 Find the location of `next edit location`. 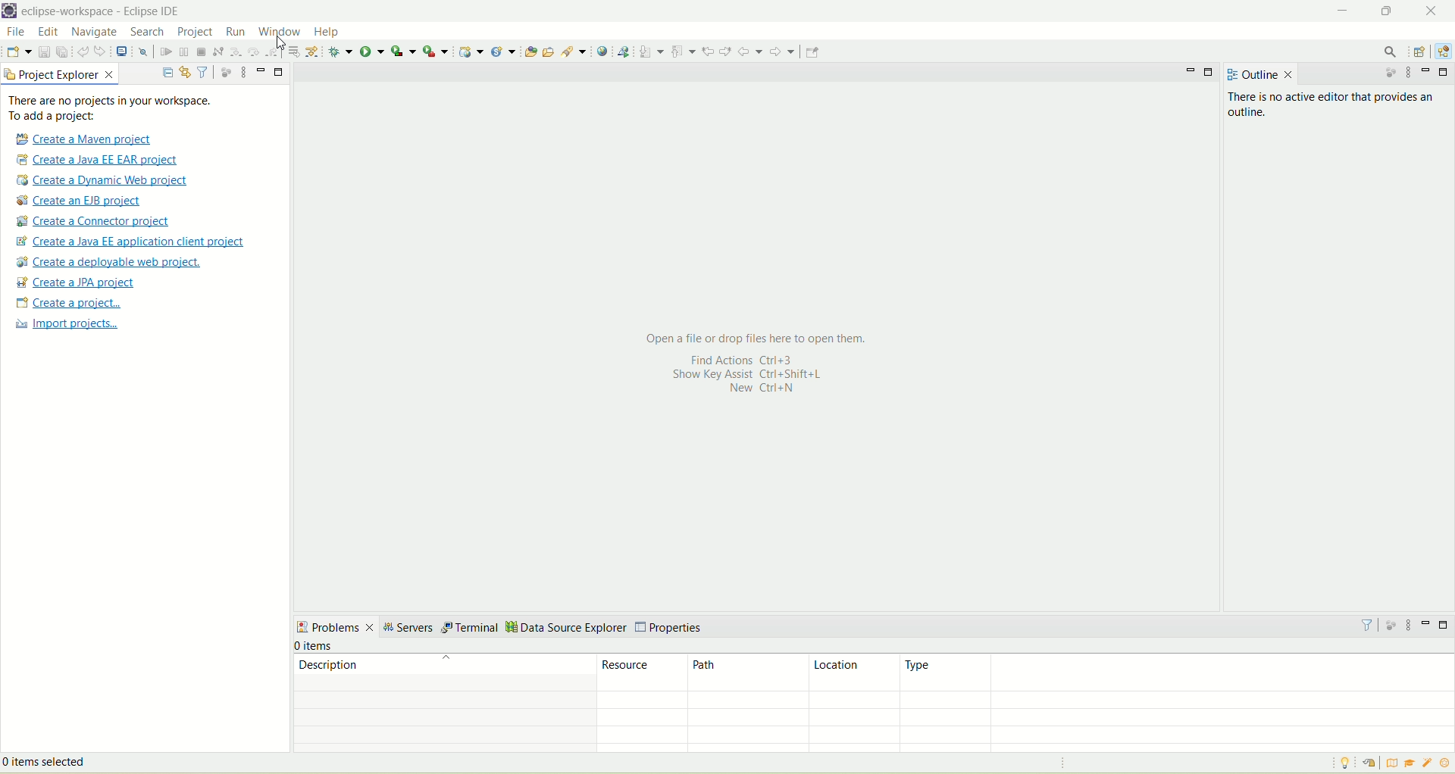

next edit location is located at coordinates (726, 50).